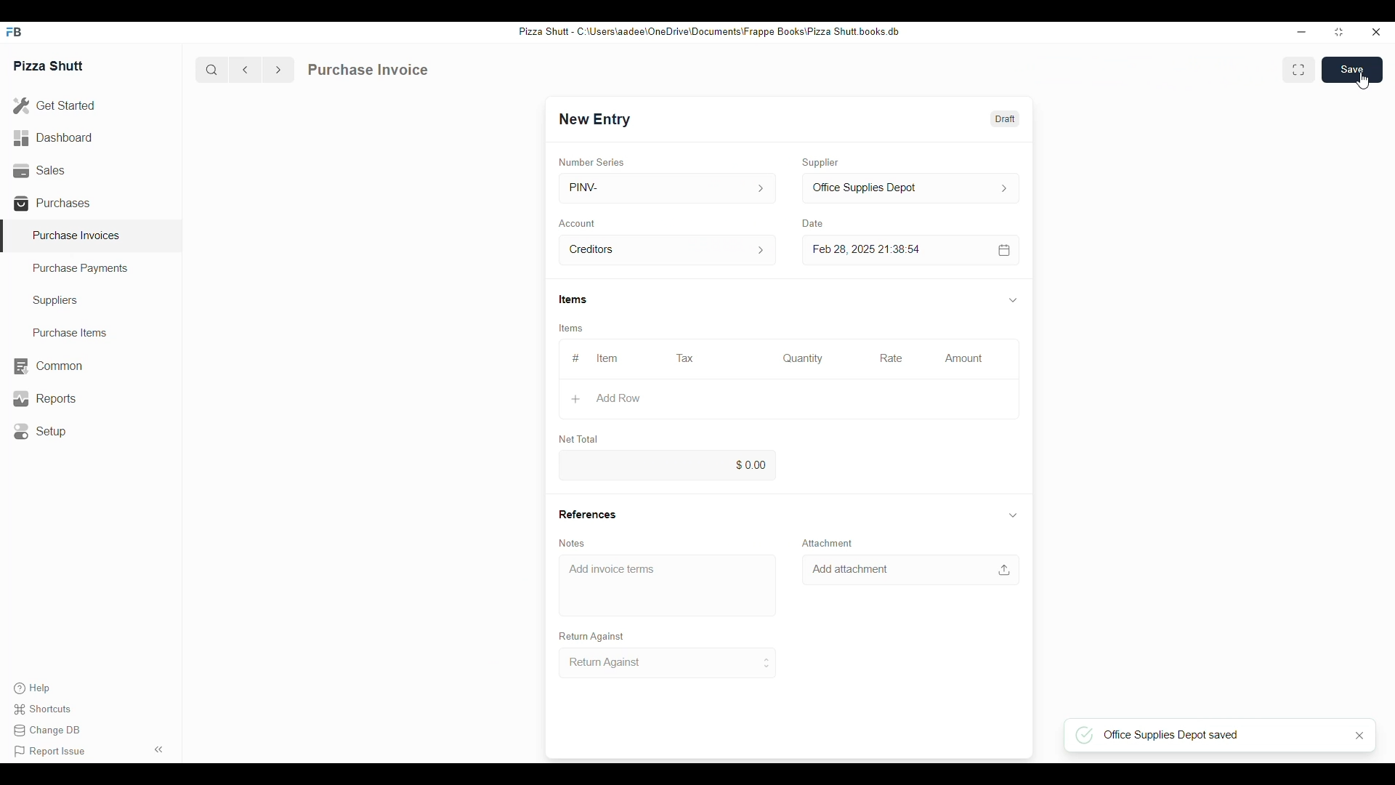 The height and width of the screenshot is (785, 1395). Describe the element at coordinates (708, 31) in the screenshot. I see `Pizza Shut - C:\Users\aadee\OneDrive\Documents\Frappe Books\Pizza Shutt books. db` at that location.